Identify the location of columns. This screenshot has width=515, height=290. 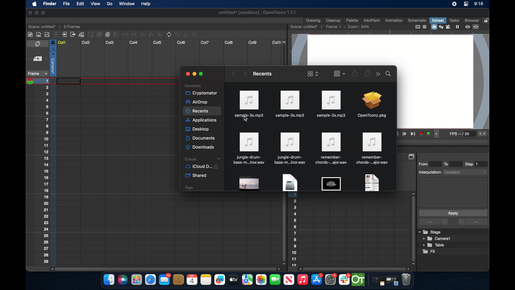
(169, 42).